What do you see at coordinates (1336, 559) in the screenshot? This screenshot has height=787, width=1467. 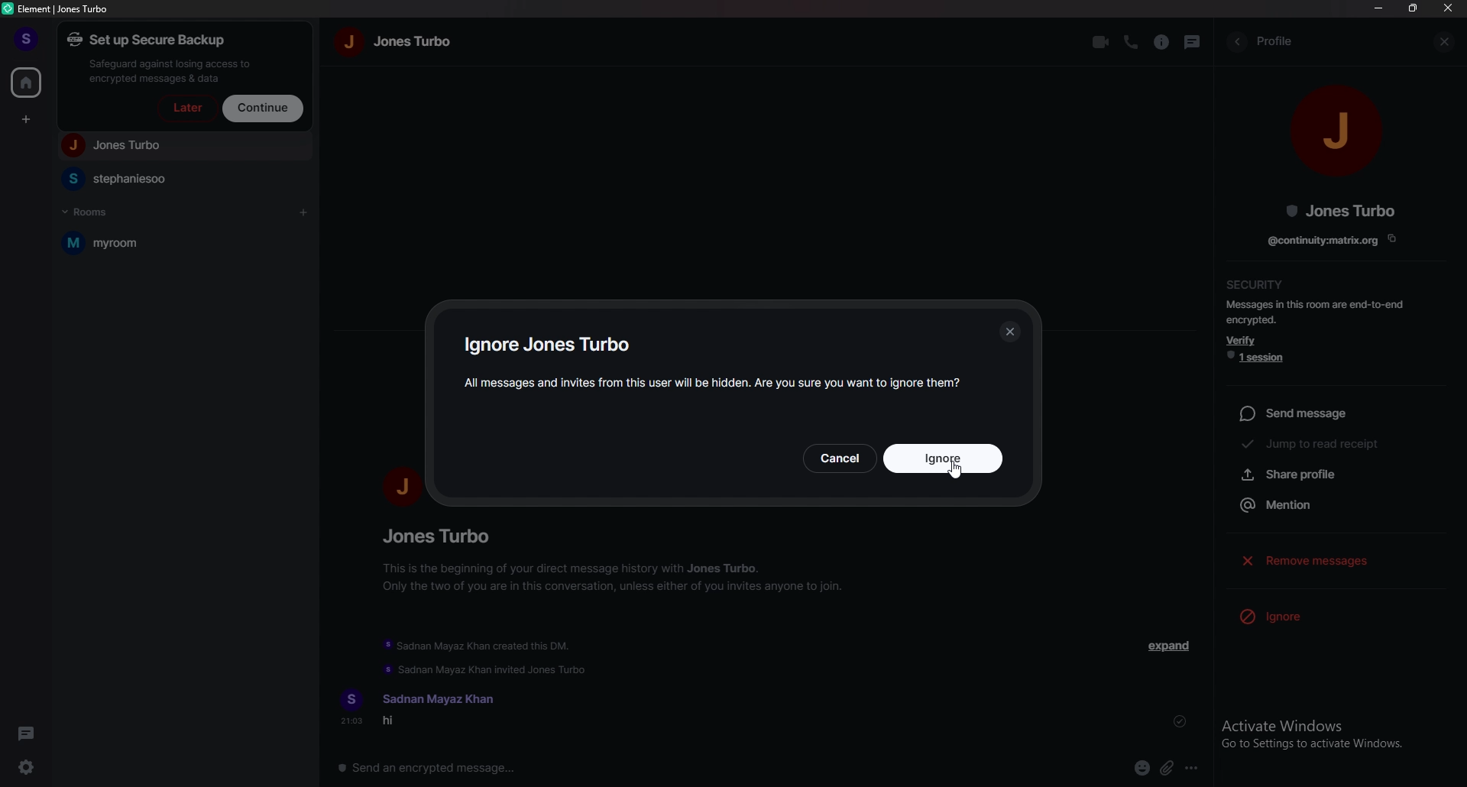 I see `remove messages` at bounding box center [1336, 559].